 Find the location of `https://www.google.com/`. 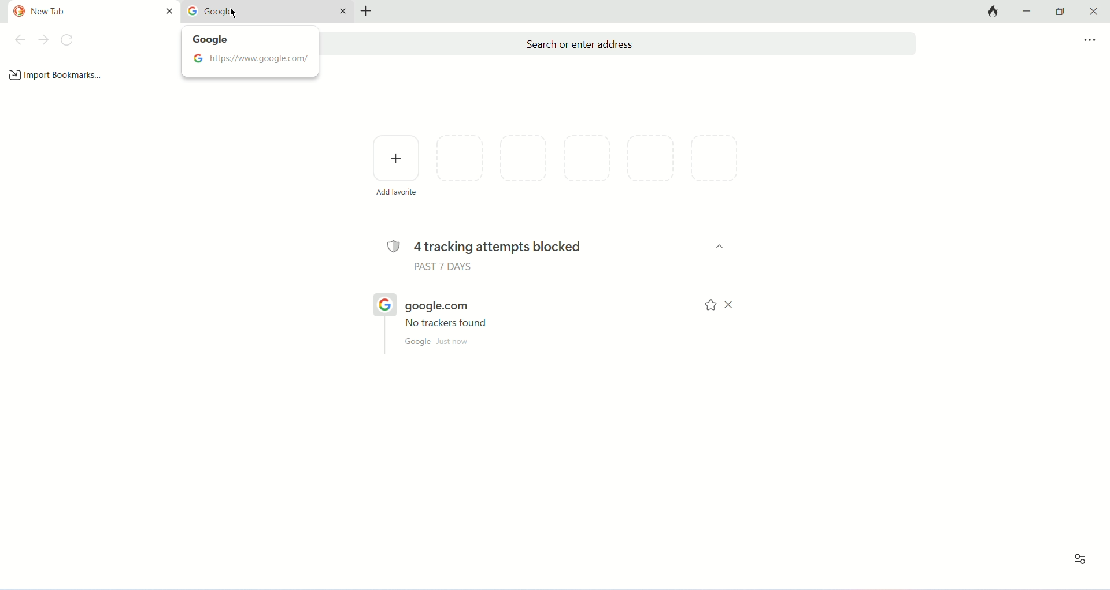

https://www.google.com/ is located at coordinates (262, 59).